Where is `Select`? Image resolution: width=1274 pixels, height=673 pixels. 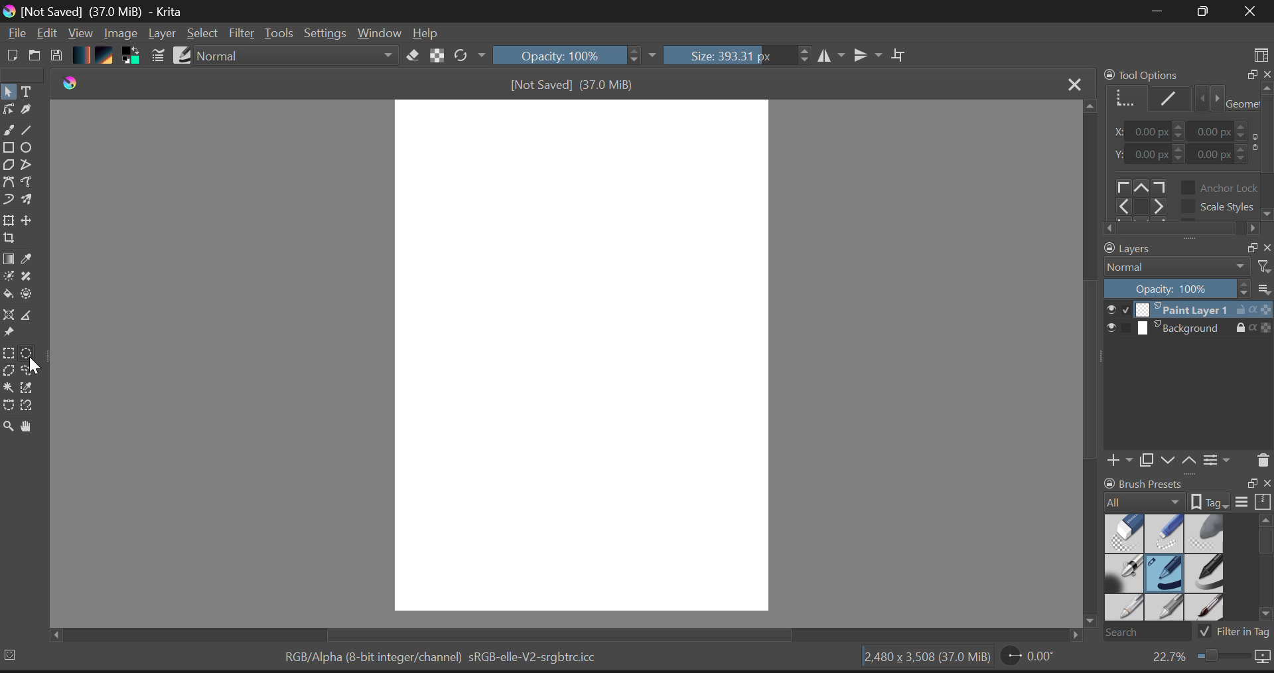
Select is located at coordinates (8, 92).